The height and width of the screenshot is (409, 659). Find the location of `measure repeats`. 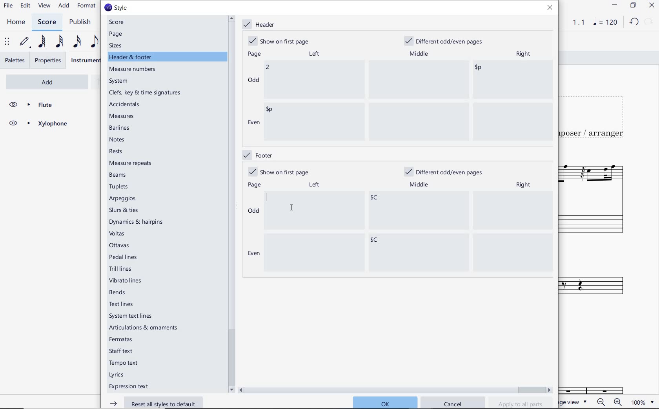

measure repeats is located at coordinates (131, 163).